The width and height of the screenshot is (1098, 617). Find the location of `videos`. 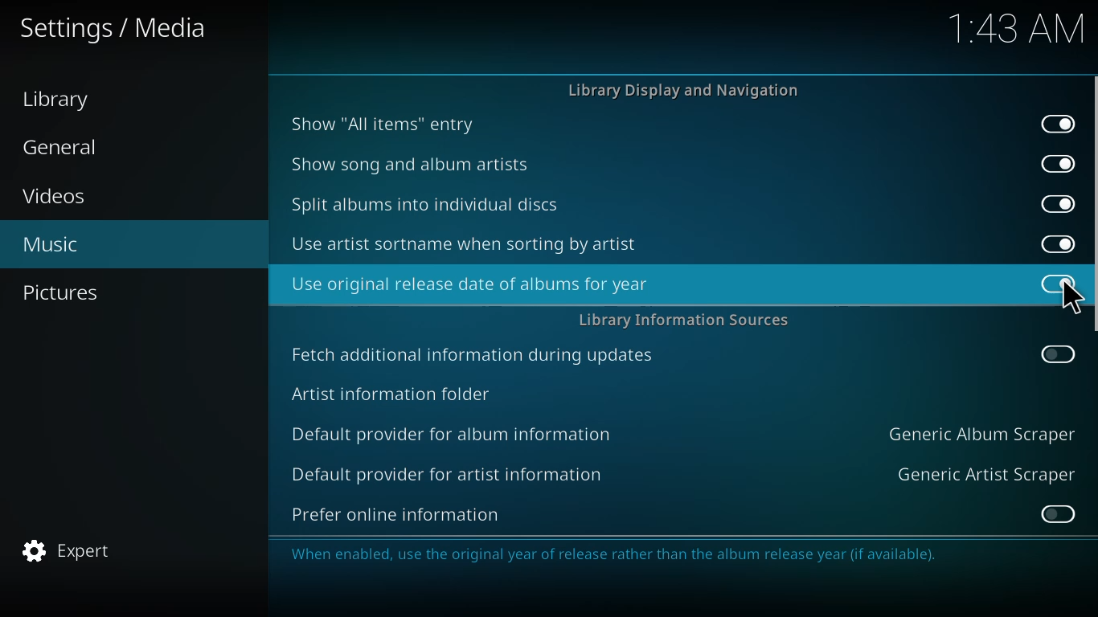

videos is located at coordinates (55, 197).